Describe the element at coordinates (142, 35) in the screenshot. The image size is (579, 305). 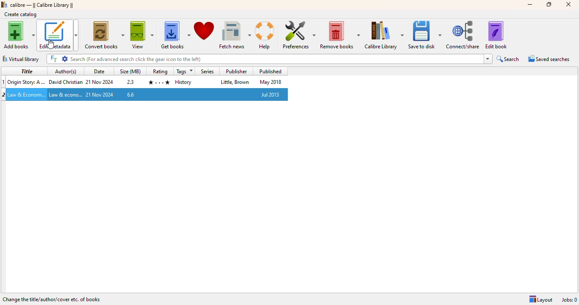
I see `view` at that location.